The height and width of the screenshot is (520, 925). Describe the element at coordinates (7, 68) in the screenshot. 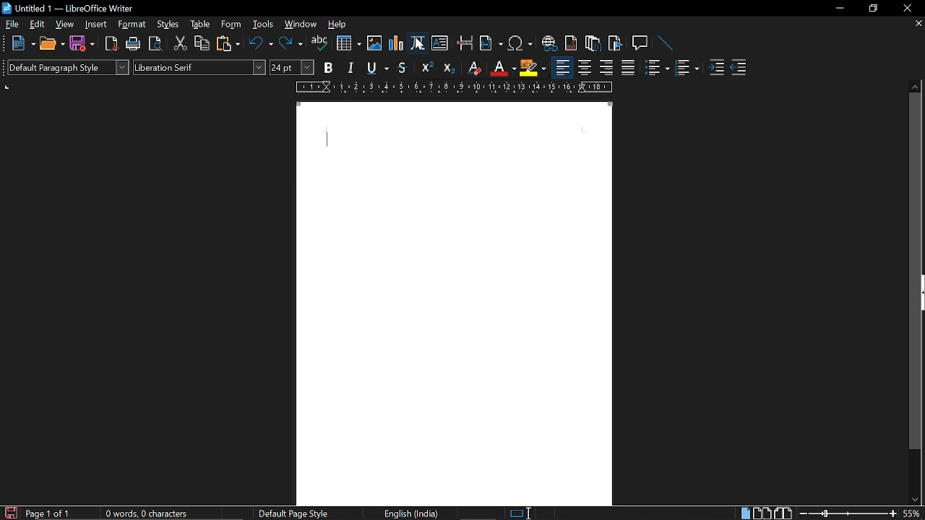

I see `` at that location.